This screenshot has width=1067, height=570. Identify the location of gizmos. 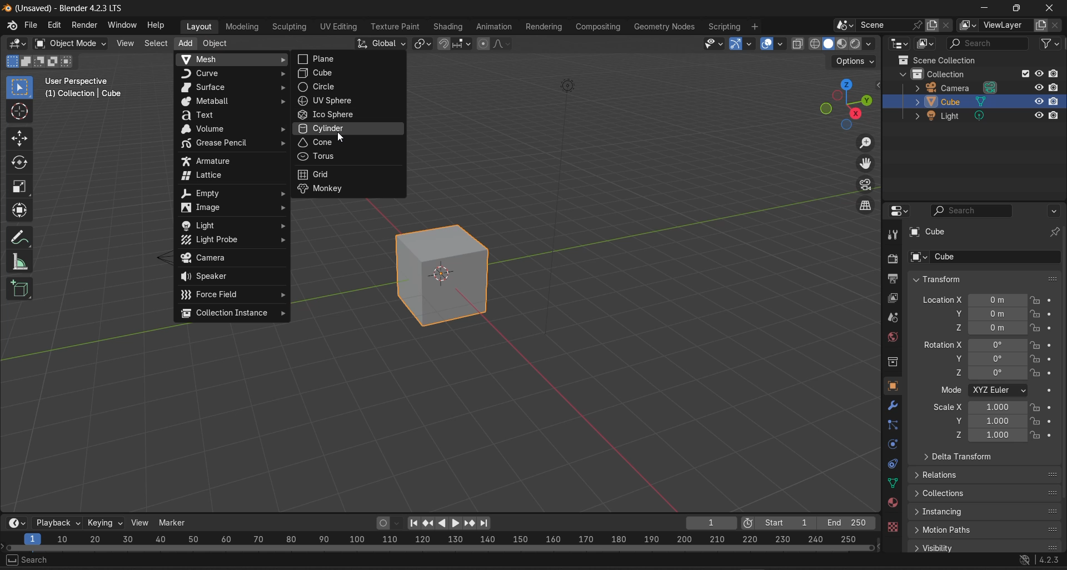
(750, 44).